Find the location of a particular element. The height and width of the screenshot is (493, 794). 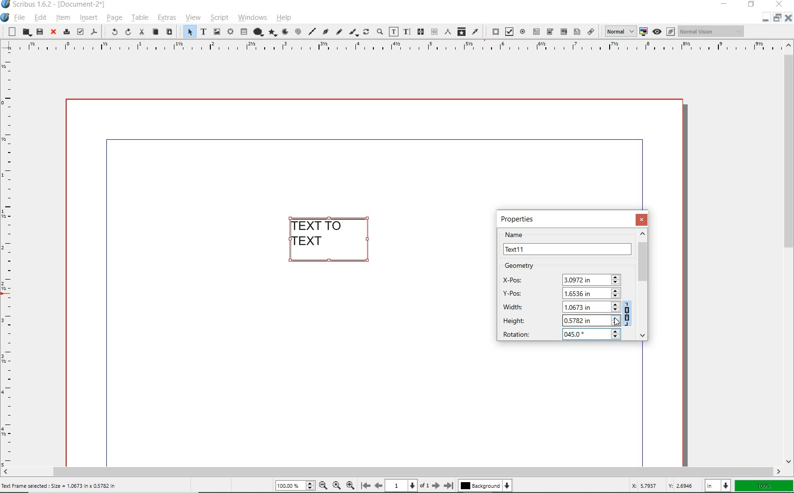

edit text with story editor is located at coordinates (407, 31).